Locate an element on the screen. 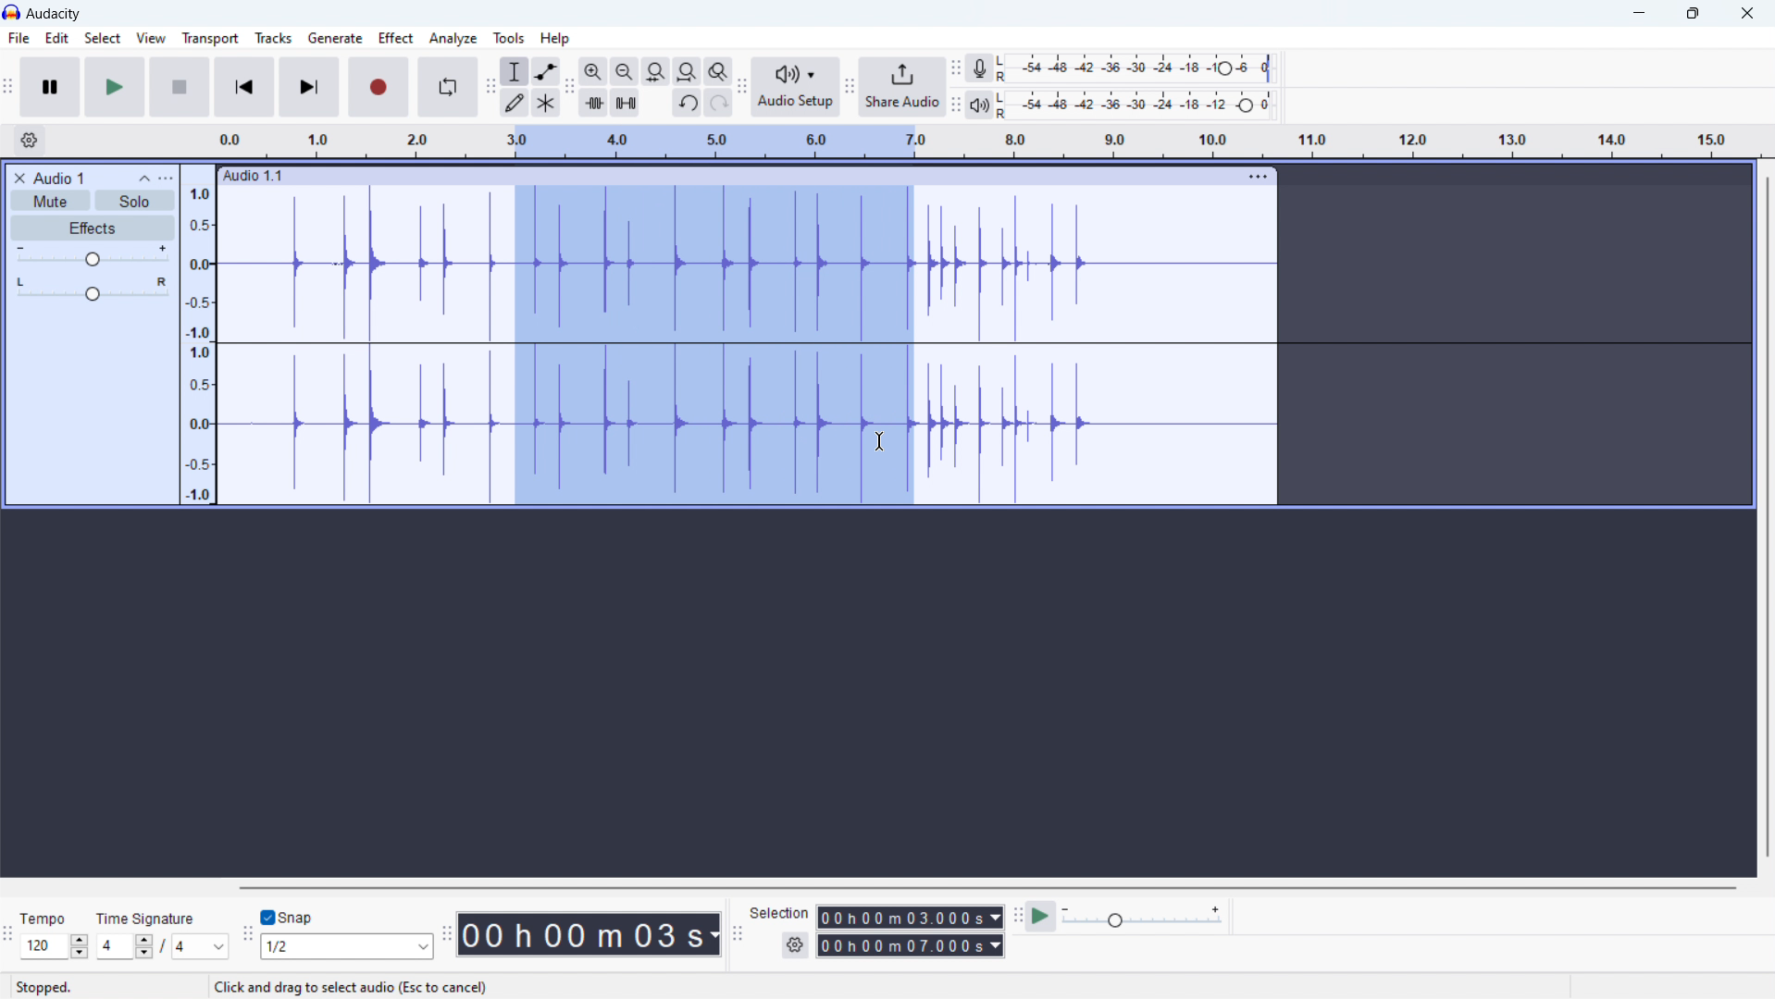  set tempo is located at coordinates (55, 946).